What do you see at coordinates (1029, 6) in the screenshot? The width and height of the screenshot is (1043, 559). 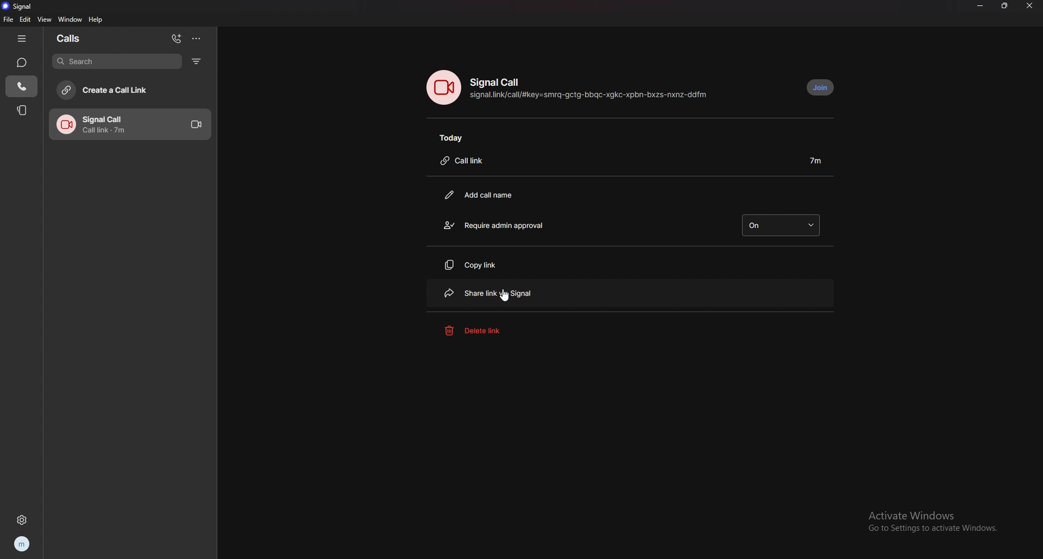 I see `close` at bounding box center [1029, 6].